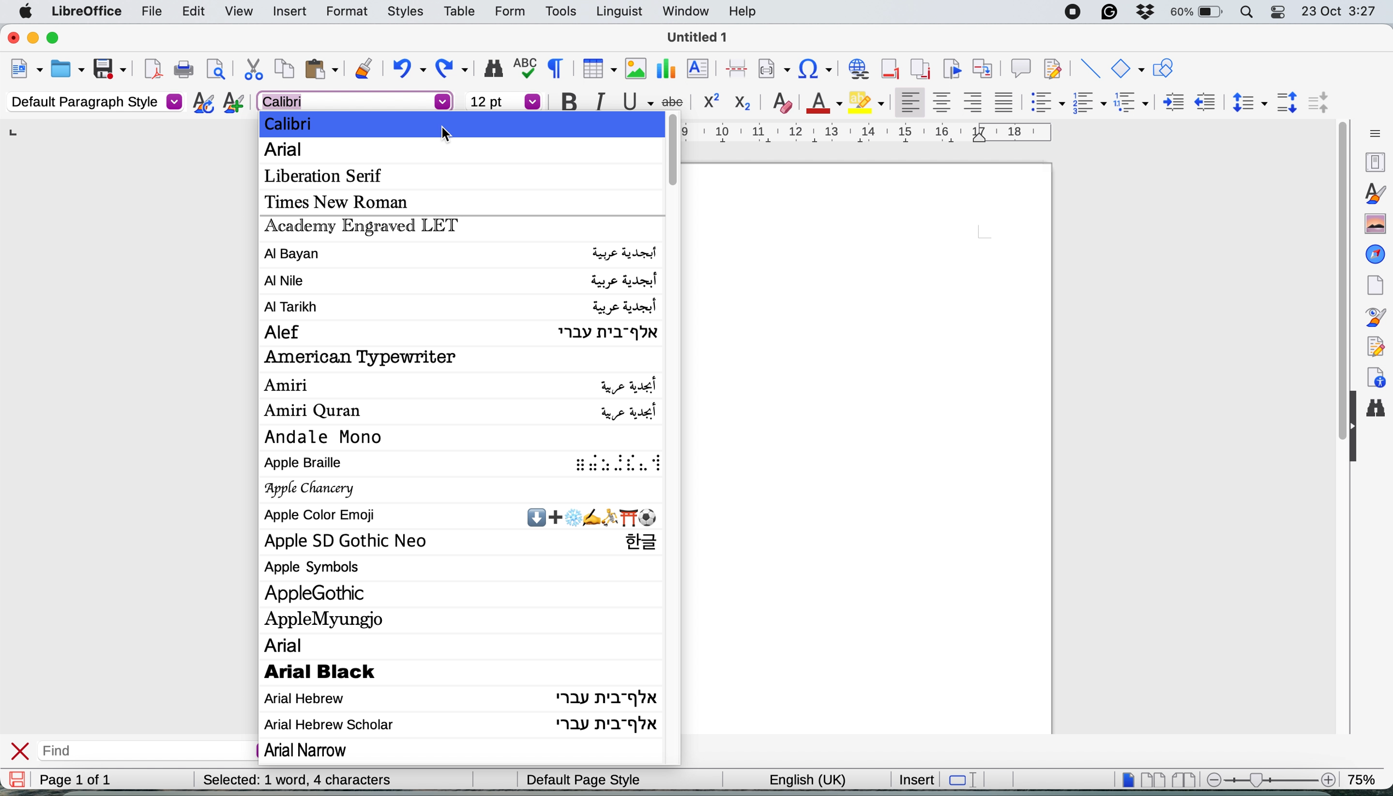 The image size is (1393, 796). Describe the element at coordinates (320, 593) in the screenshot. I see `apple gothis` at that location.